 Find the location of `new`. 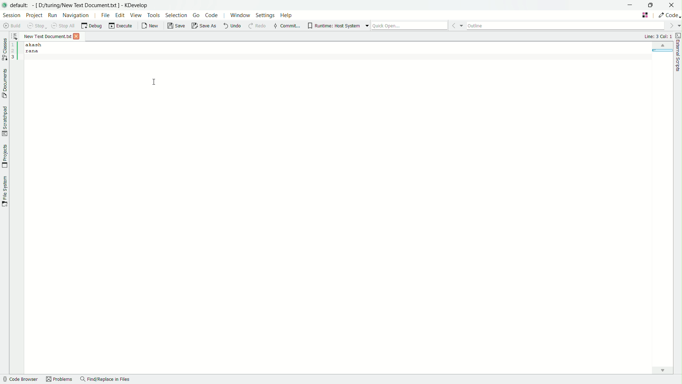

new is located at coordinates (151, 26).